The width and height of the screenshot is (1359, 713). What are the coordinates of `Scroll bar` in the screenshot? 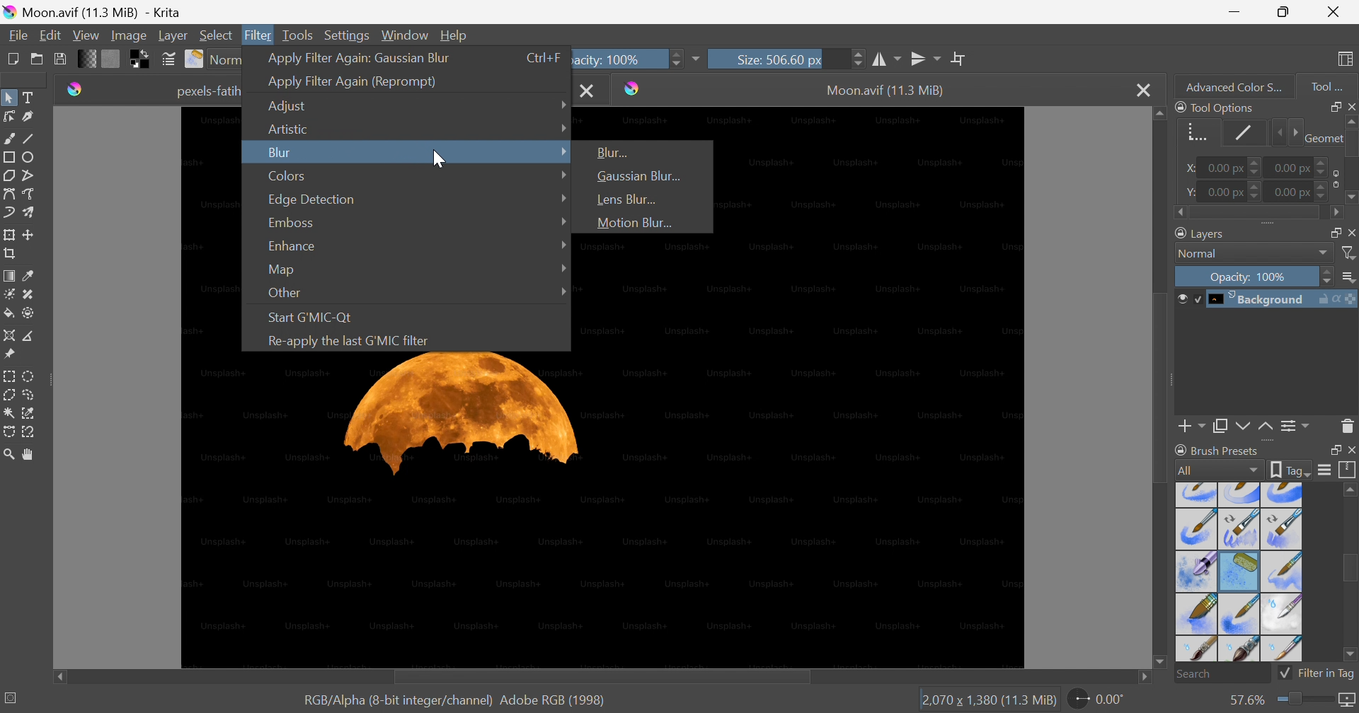 It's located at (1351, 143).